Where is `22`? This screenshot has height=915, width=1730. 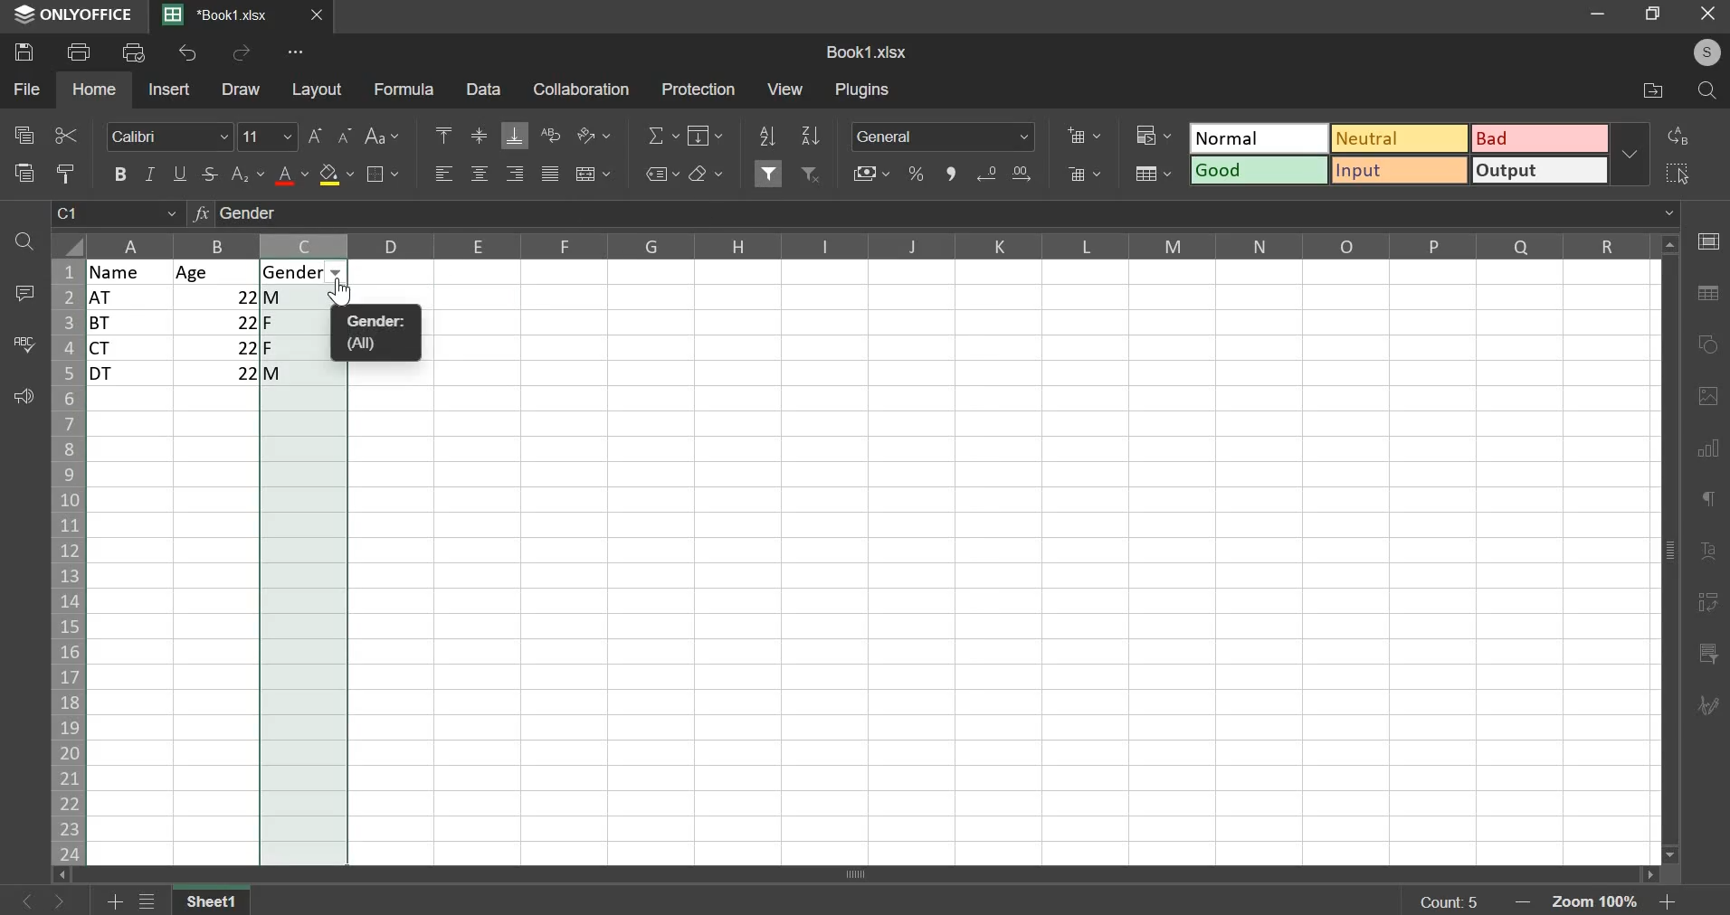 22 is located at coordinates (218, 297).